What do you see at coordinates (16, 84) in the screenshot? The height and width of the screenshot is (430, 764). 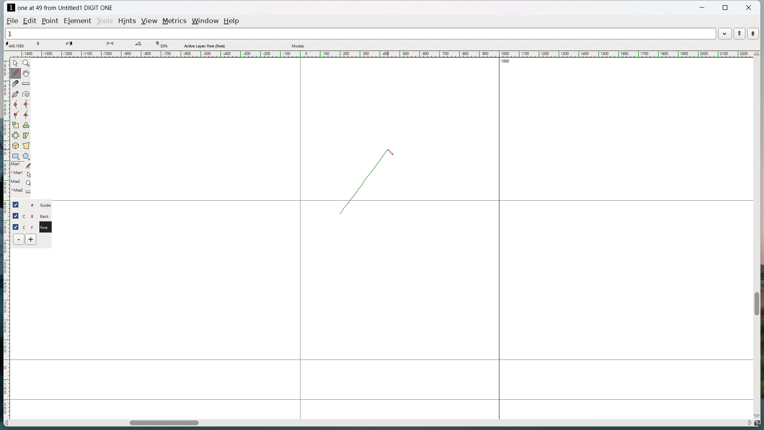 I see `cut splines in two` at bounding box center [16, 84].